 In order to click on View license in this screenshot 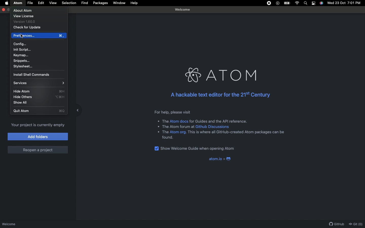, I will do `click(23, 16)`.